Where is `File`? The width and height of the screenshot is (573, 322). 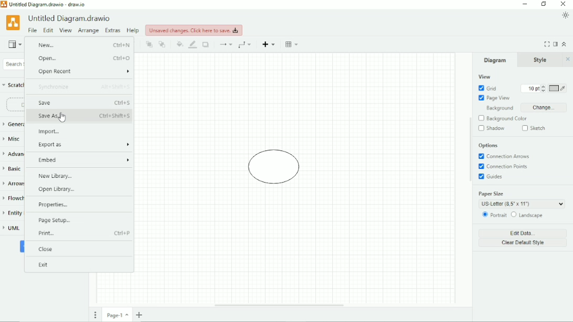 File is located at coordinates (33, 30).